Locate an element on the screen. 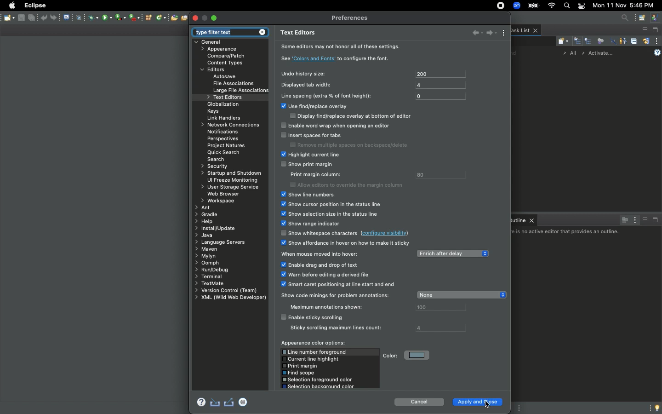 This screenshot has height=414, width=662. Some editors may not honor all of these settings is located at coordinates (345, 48).